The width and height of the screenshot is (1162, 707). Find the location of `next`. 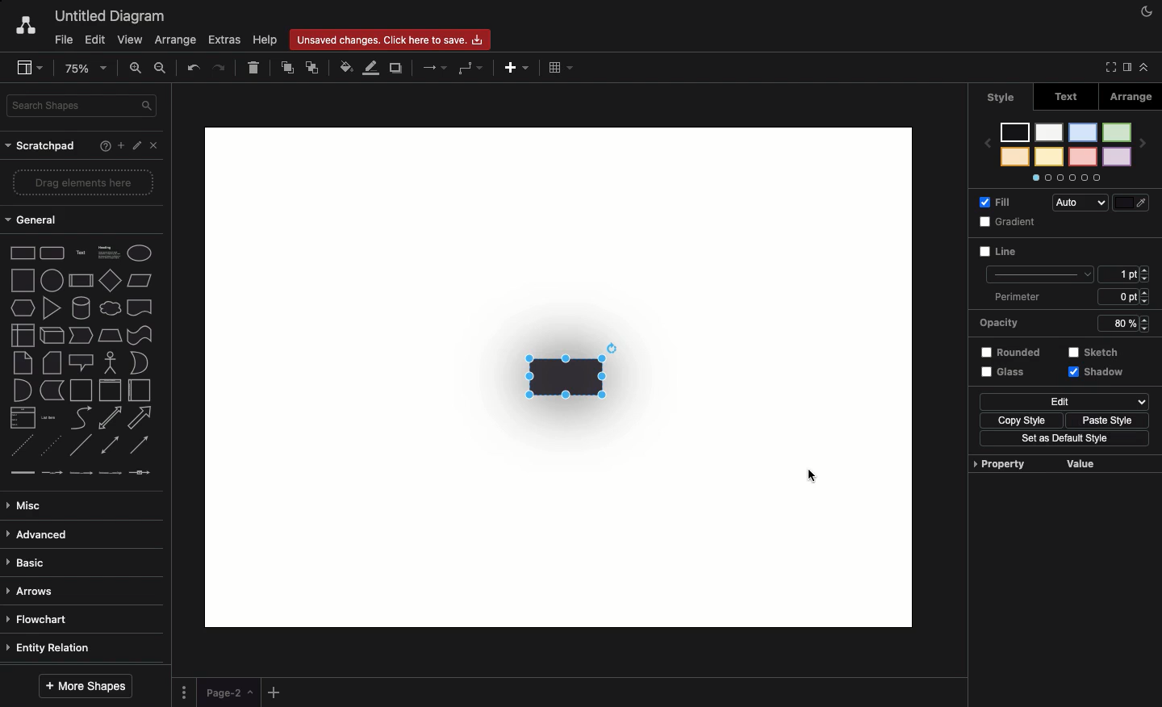

next is located at coordinates (1141, 143).